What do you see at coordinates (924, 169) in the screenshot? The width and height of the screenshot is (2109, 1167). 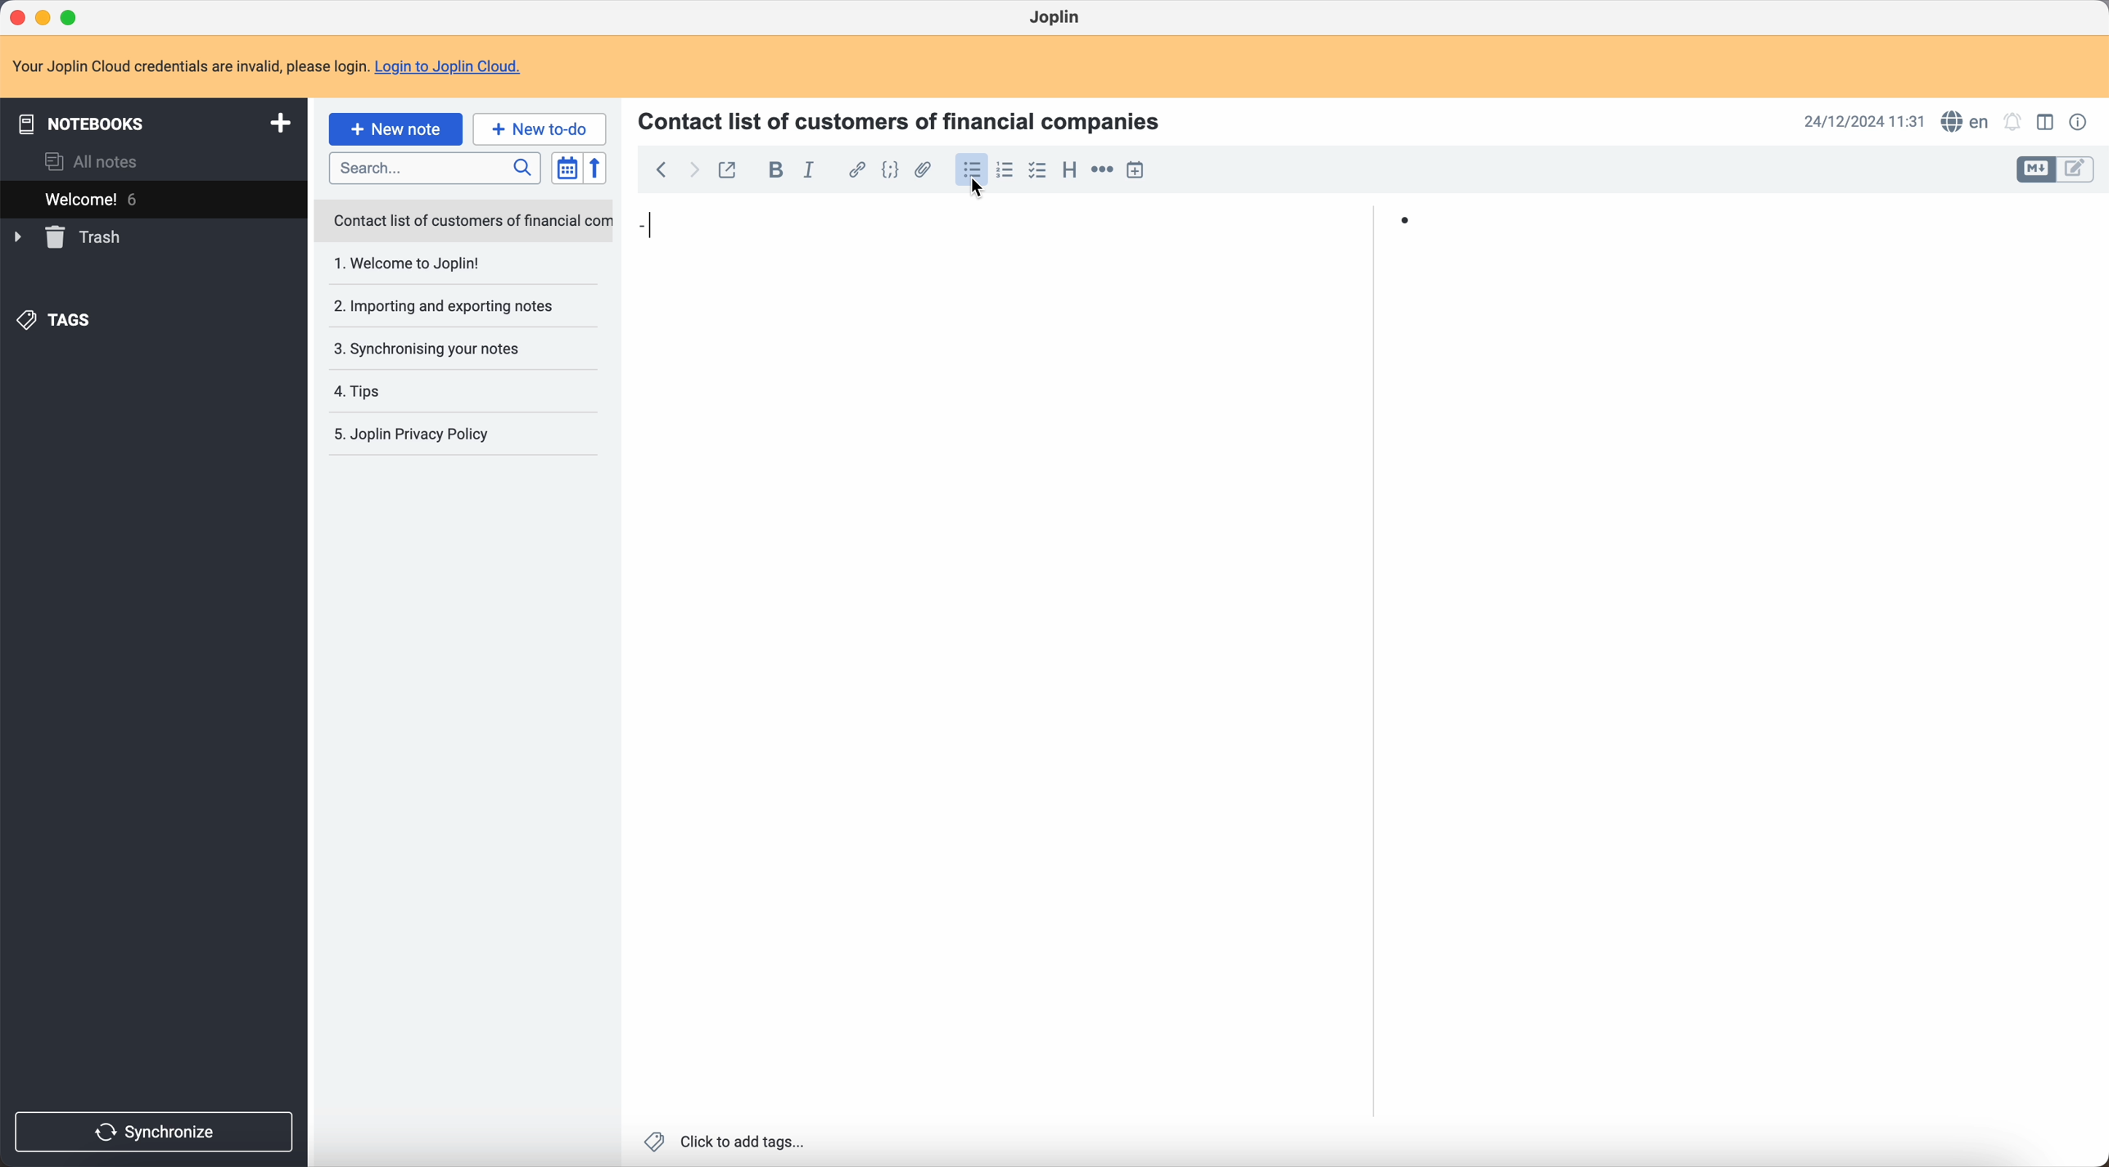 I see `attach file` at bounding box center [924, 169].